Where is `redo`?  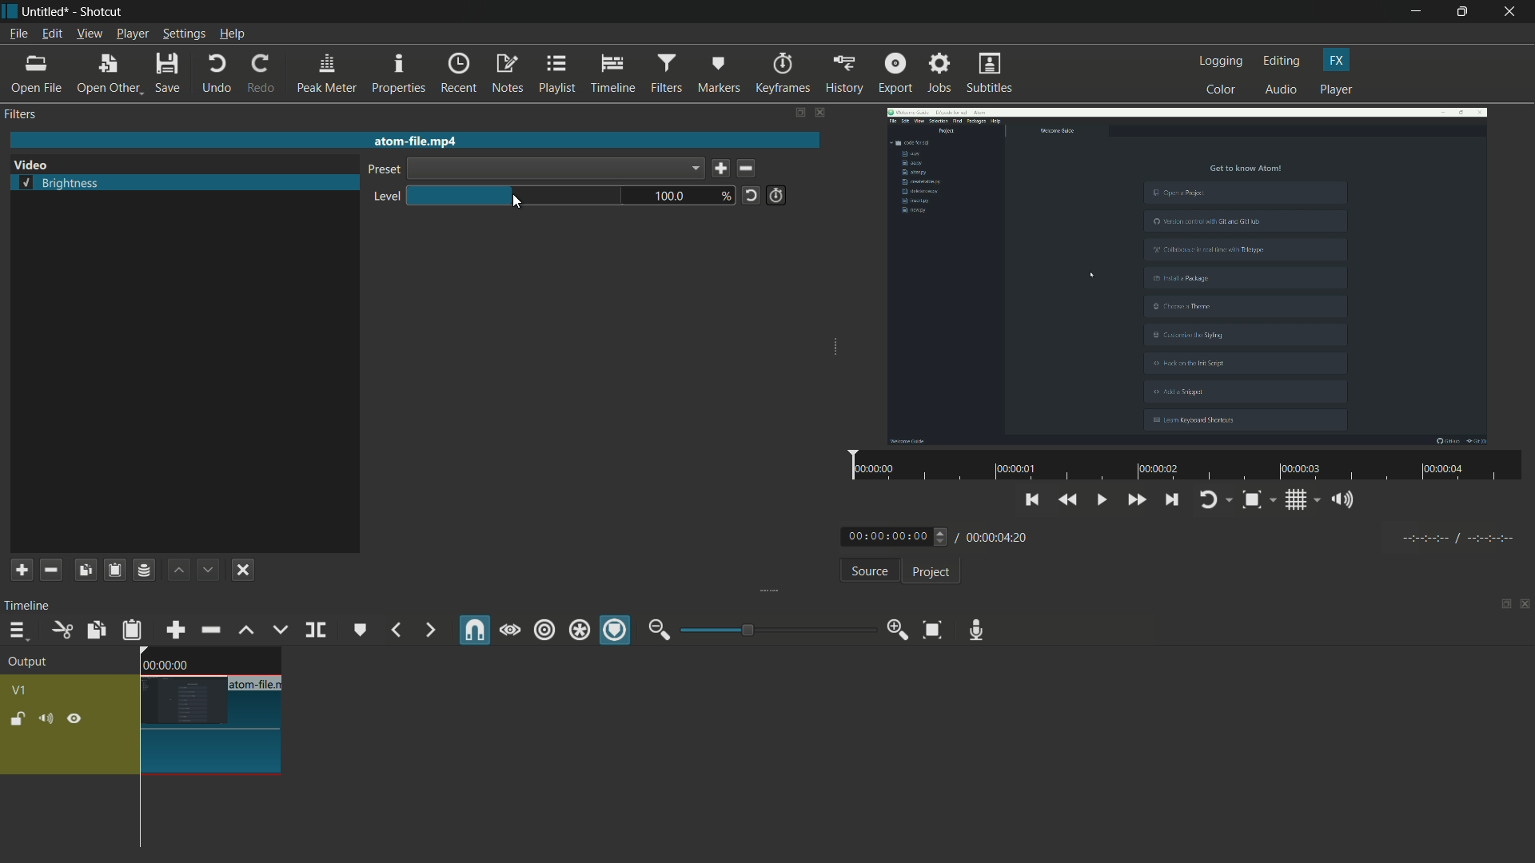 redo is located at coordinates (260, 74).